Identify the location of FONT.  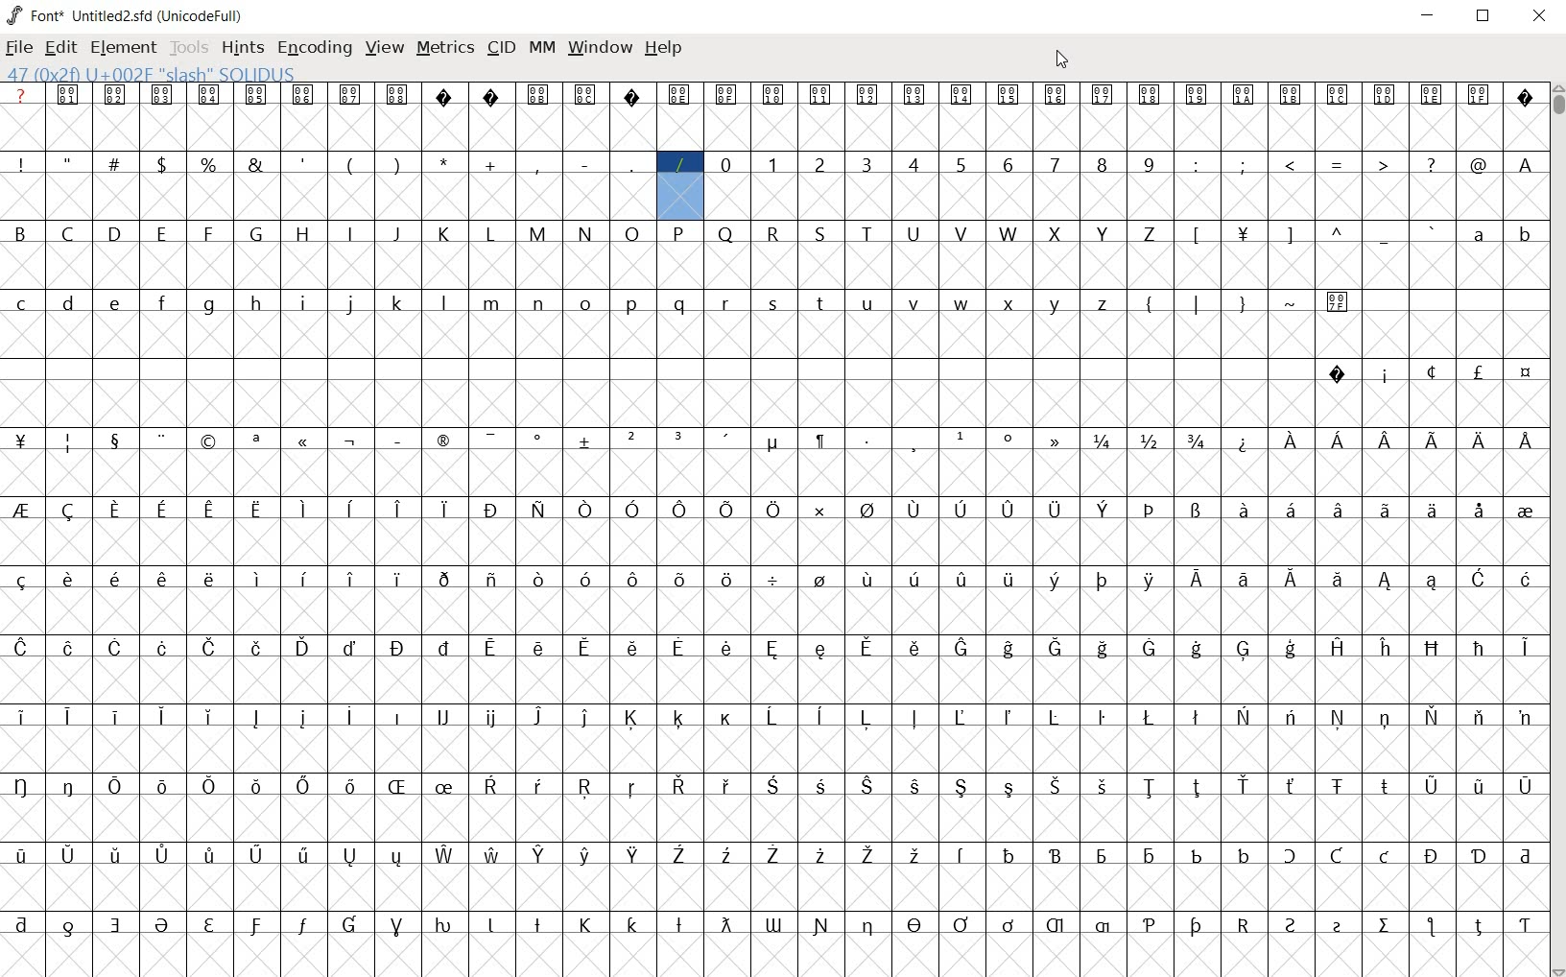
(35, 14).